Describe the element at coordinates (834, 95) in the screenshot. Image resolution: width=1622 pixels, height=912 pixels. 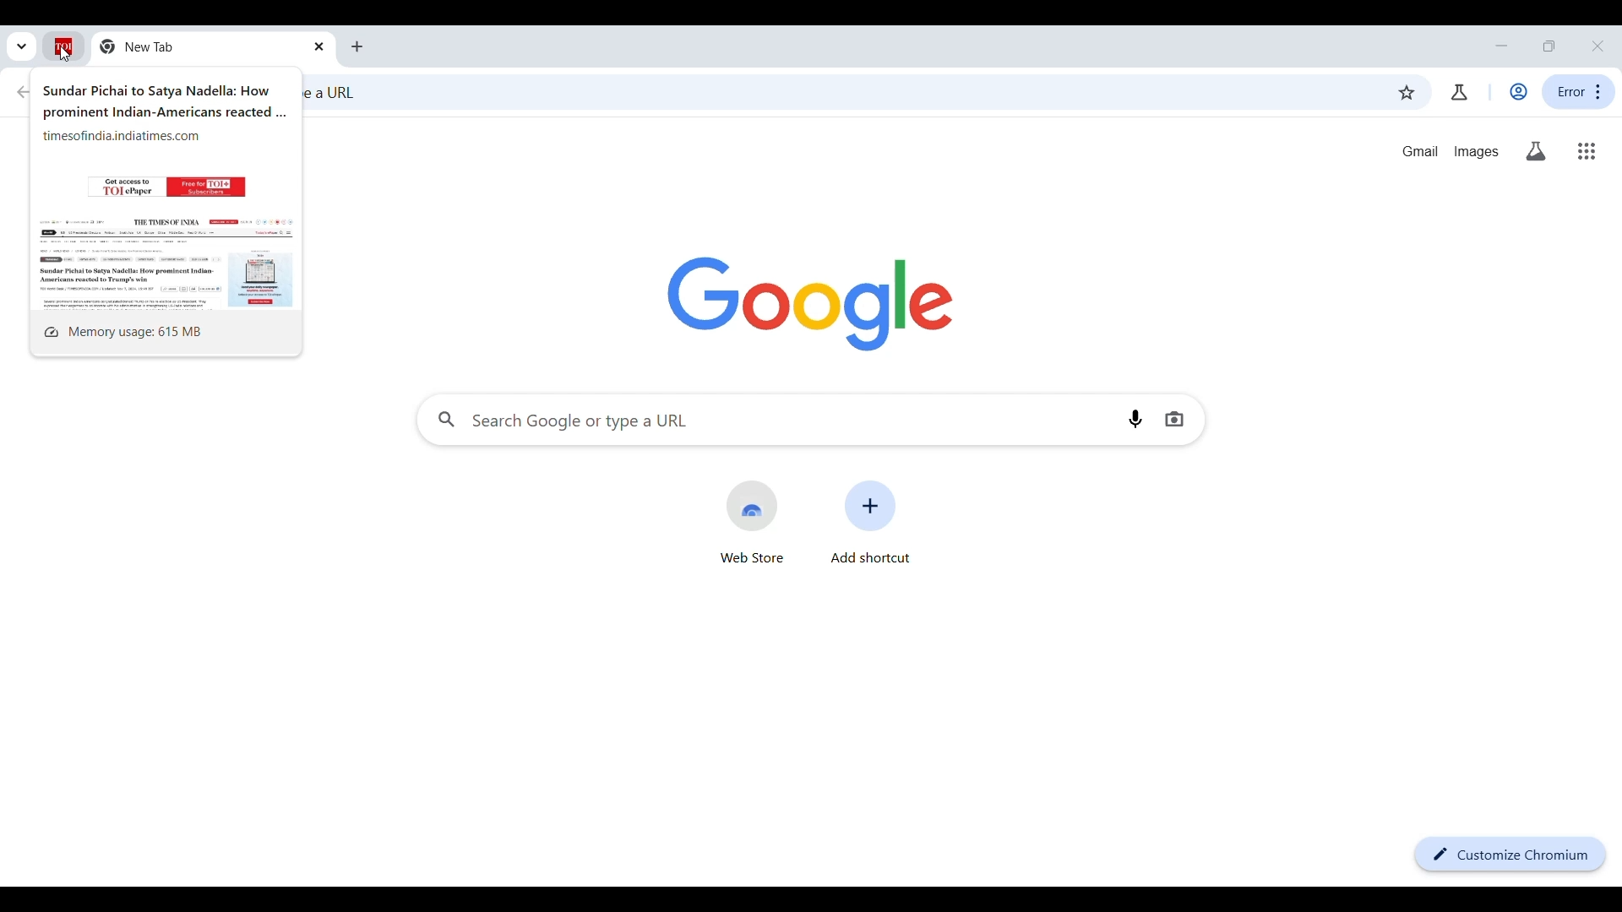
I see `Search web box` at that location.